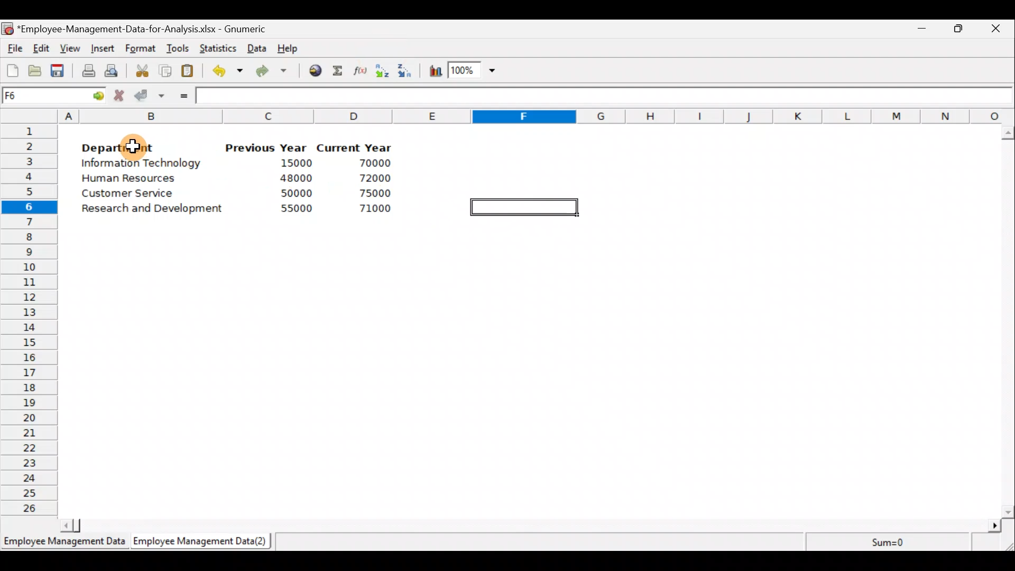 Image resolution: width=1015 pixels, height=571 pixels. Describe the element at coordinates (202, 541) in the screenshot. I see `Employee Management Data (2)` at that location.